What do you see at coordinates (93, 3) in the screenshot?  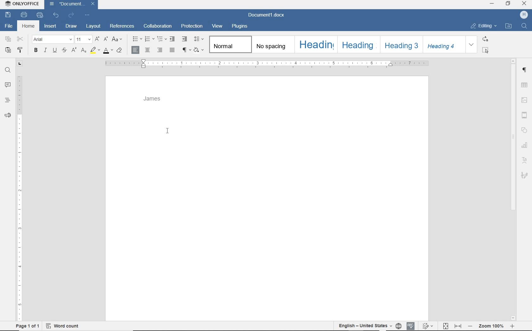 I see `close` at bounding box center [93, 3].